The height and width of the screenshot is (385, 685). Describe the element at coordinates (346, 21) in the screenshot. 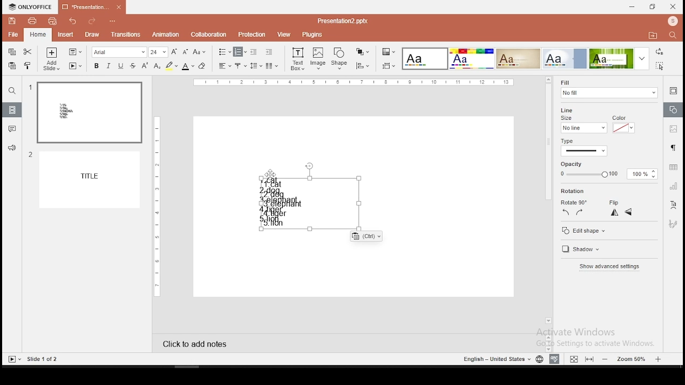

I see `Presentation2.pptx` at that location.